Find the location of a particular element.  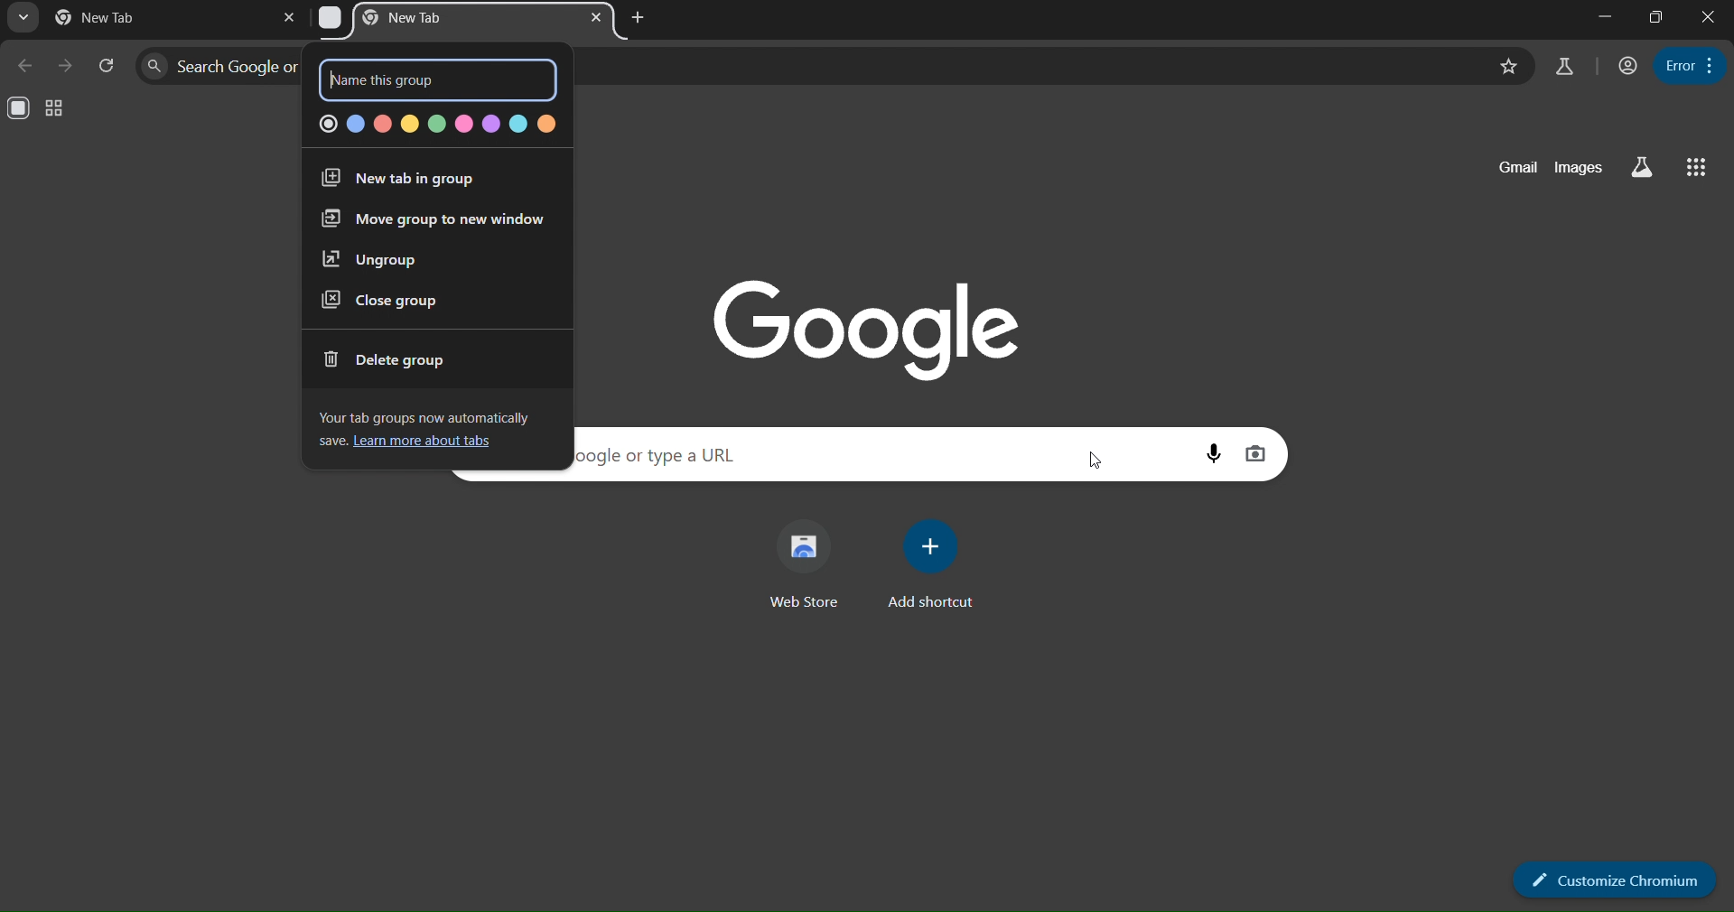

cursor is located at coordinates (1087, 460).